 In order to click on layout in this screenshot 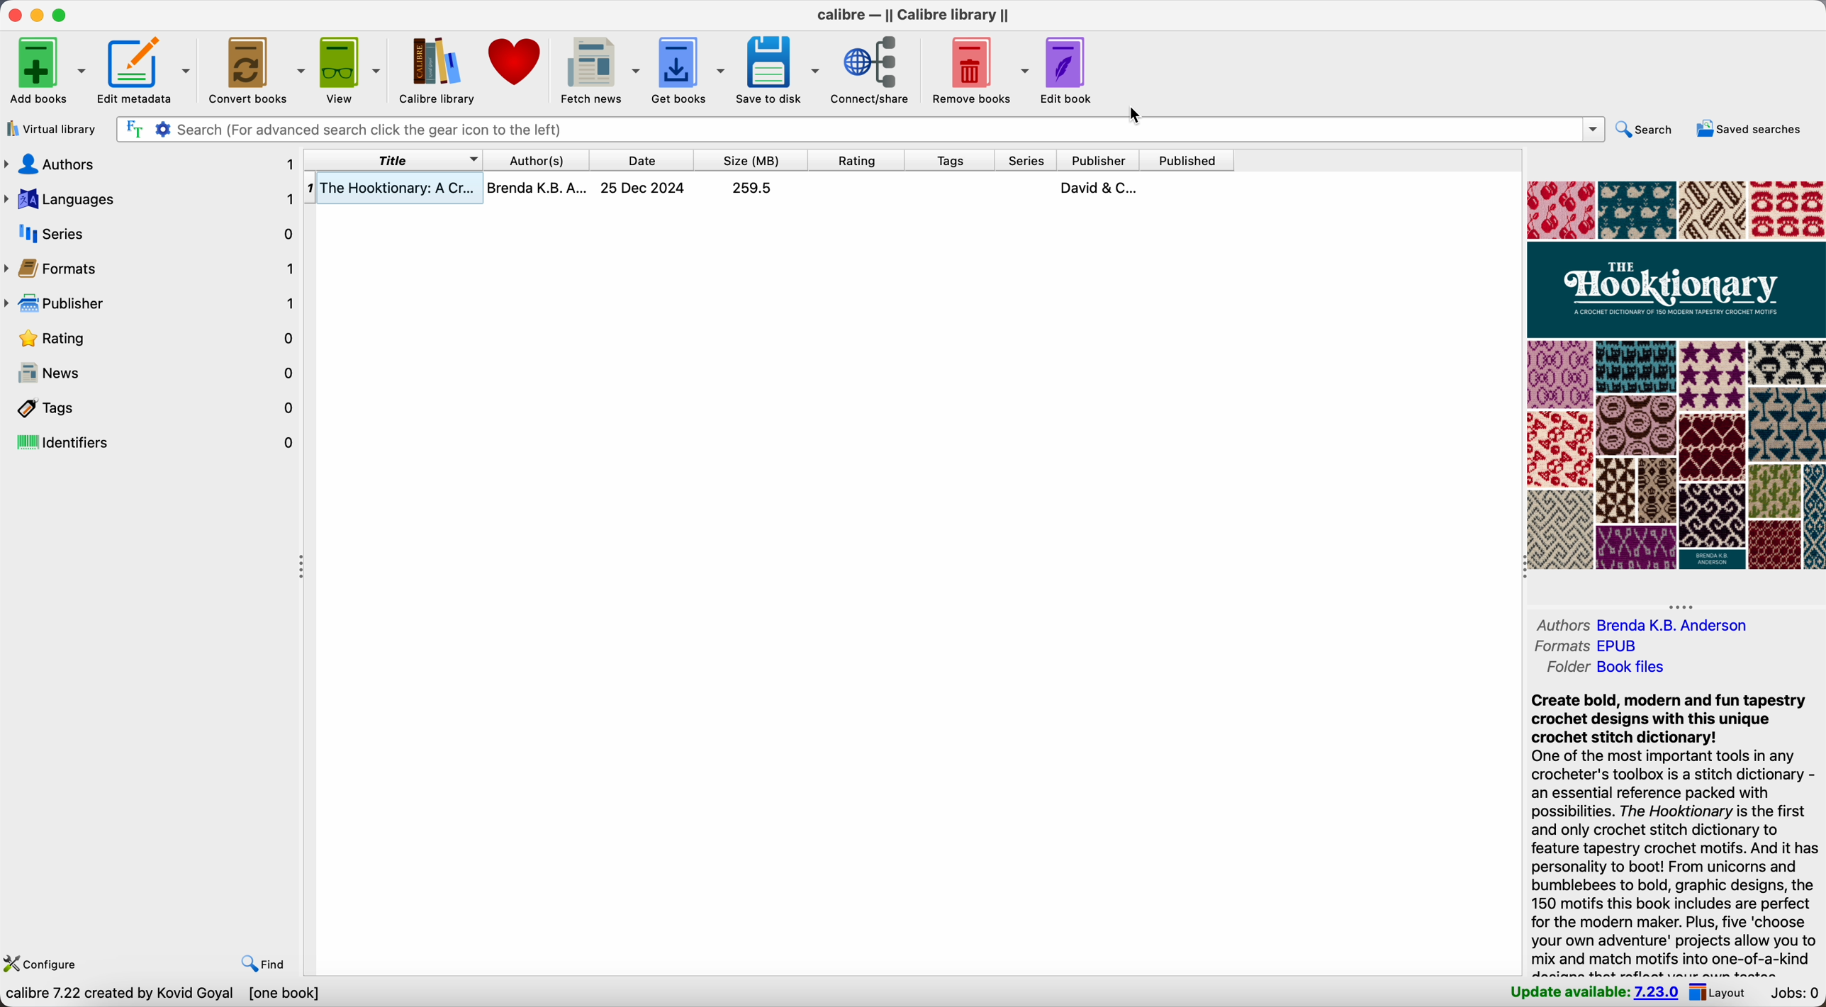, I will do `click(1721, 993)`.